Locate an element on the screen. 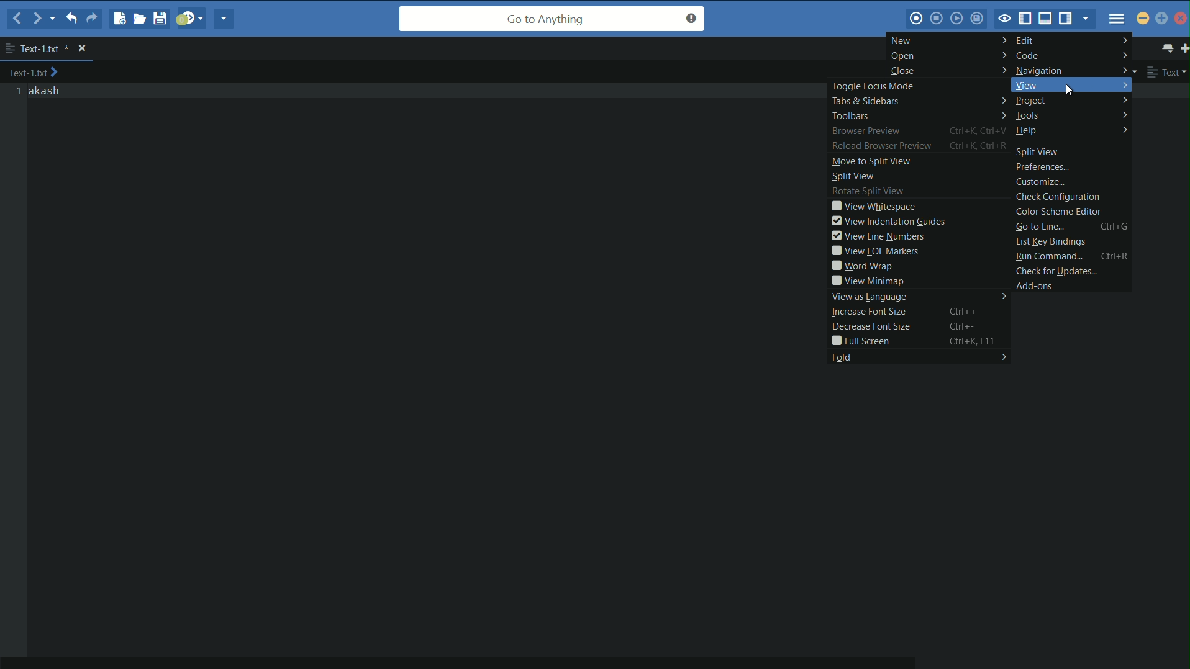 This screenshot has height=669, width=1190. show/hide left panel is located at coordinates (1026, 19).